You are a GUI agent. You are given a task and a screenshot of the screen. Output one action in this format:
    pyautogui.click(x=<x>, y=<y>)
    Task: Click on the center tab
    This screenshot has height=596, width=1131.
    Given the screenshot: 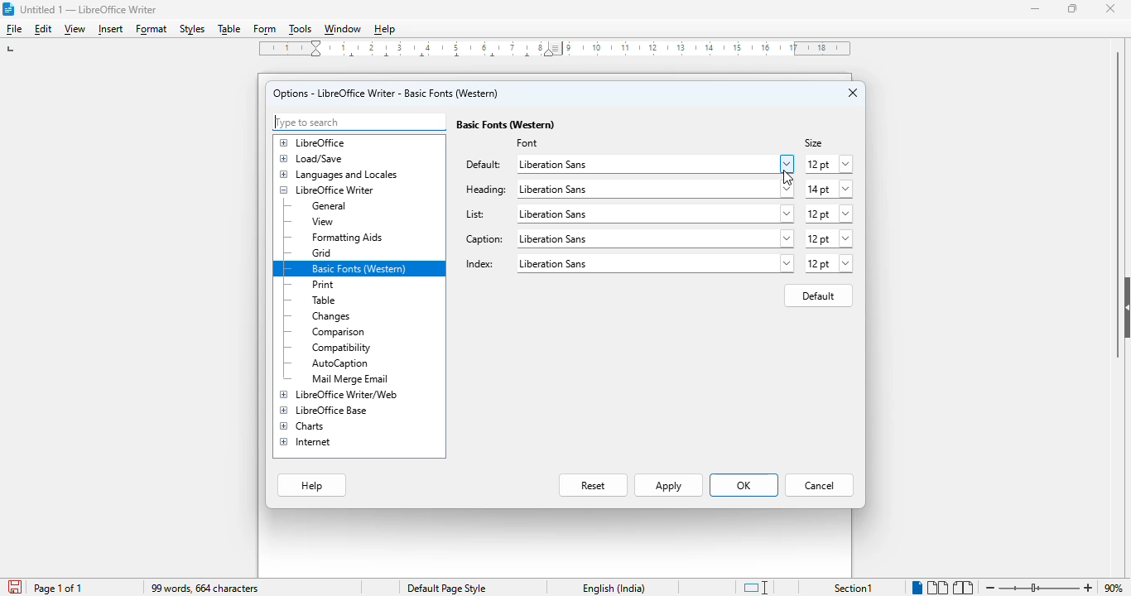 What is the action you would take?
    pyautogui.click(x=425, y=59)
    